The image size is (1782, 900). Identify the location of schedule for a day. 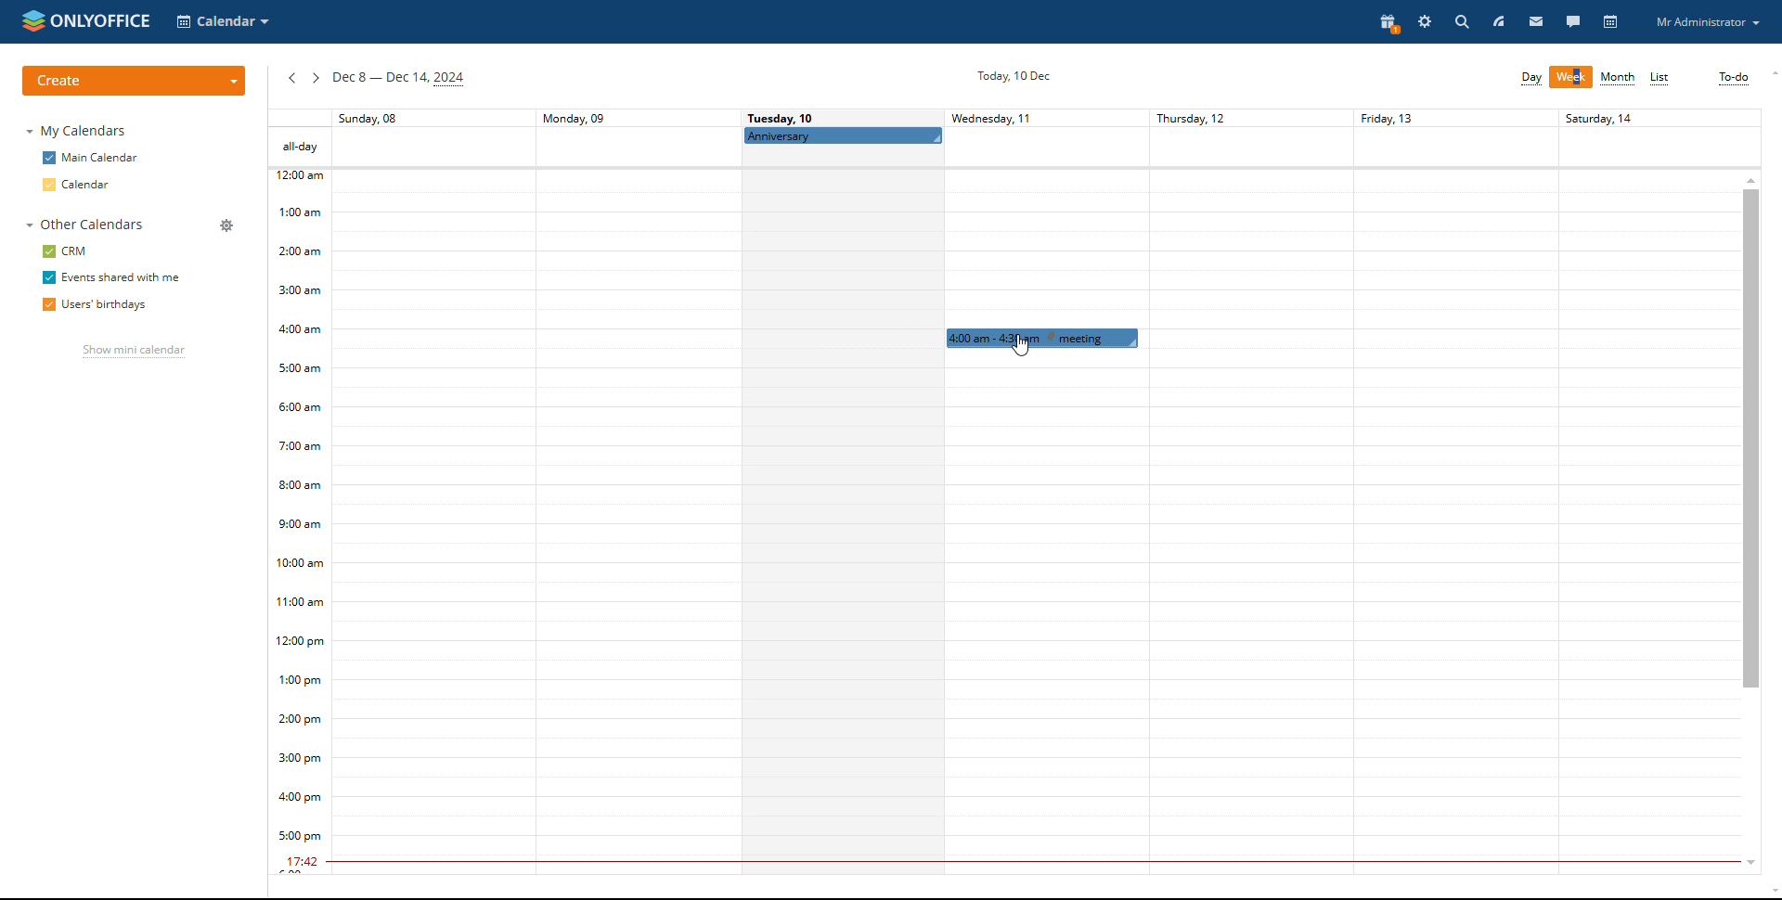
(843, 523).